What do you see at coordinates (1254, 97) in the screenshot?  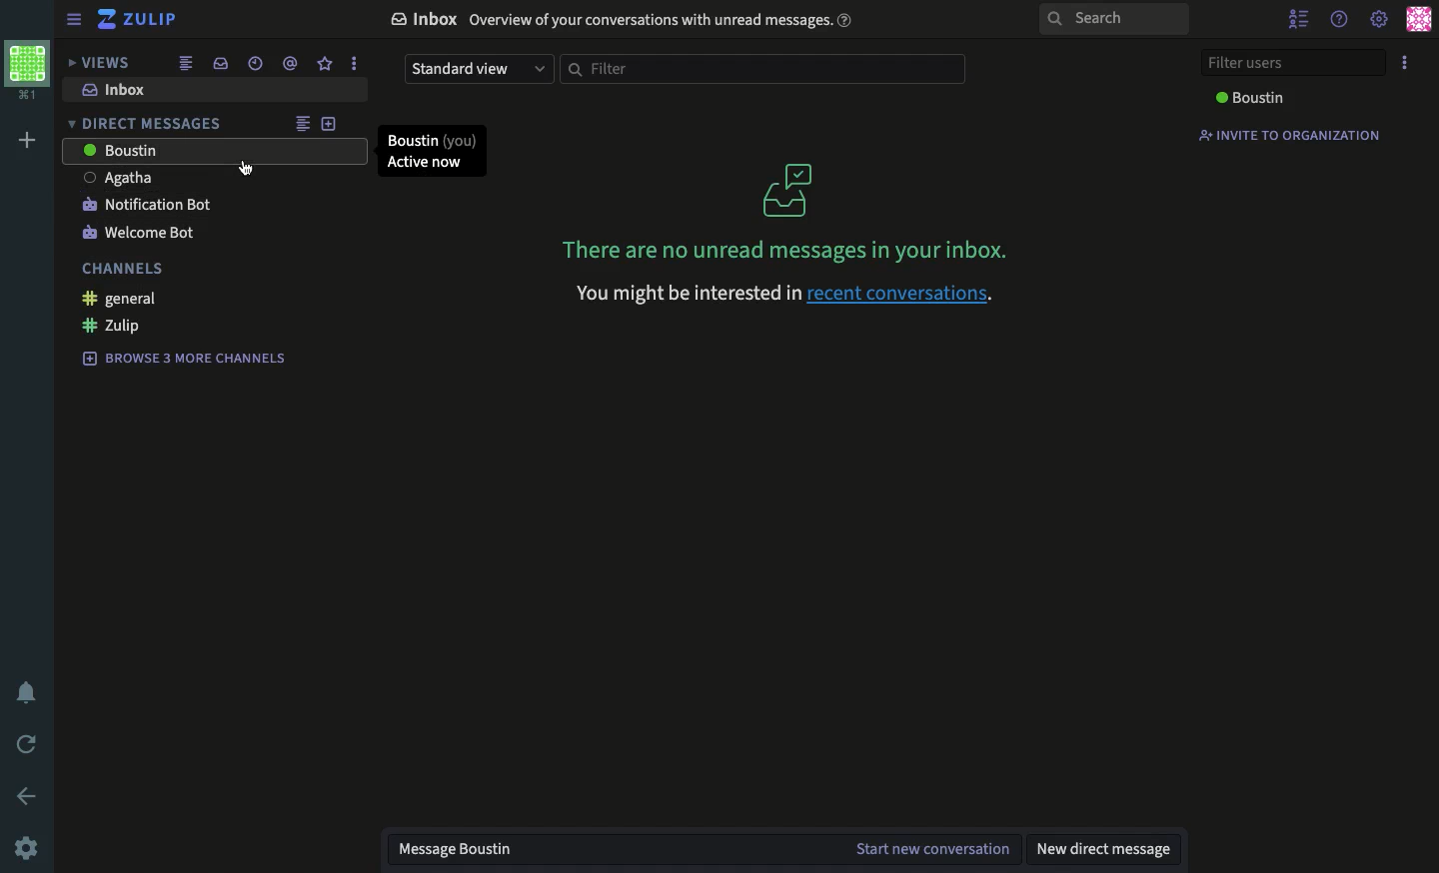 I see `Boustin` at bounding box center [1254, 97].